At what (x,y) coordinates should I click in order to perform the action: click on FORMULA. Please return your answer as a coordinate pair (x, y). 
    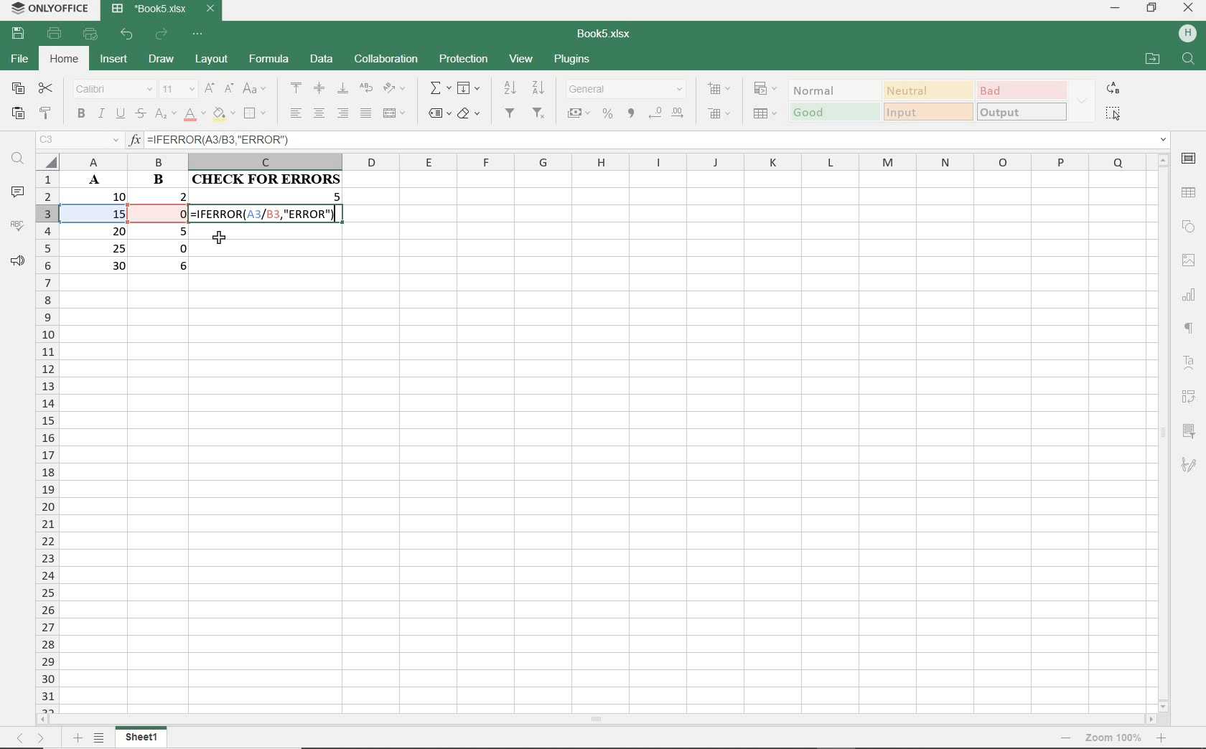
    Looking at the image, I should click on (270, 205).